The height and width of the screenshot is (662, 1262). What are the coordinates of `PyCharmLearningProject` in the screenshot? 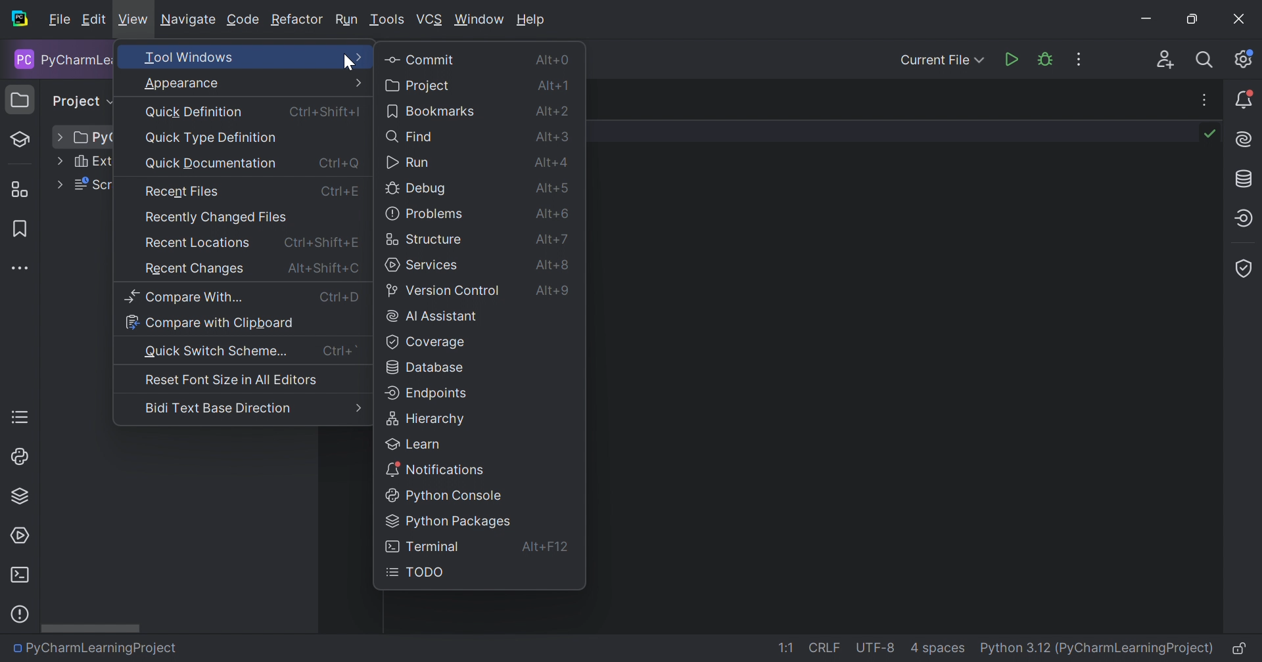 It's located at (103, 651).